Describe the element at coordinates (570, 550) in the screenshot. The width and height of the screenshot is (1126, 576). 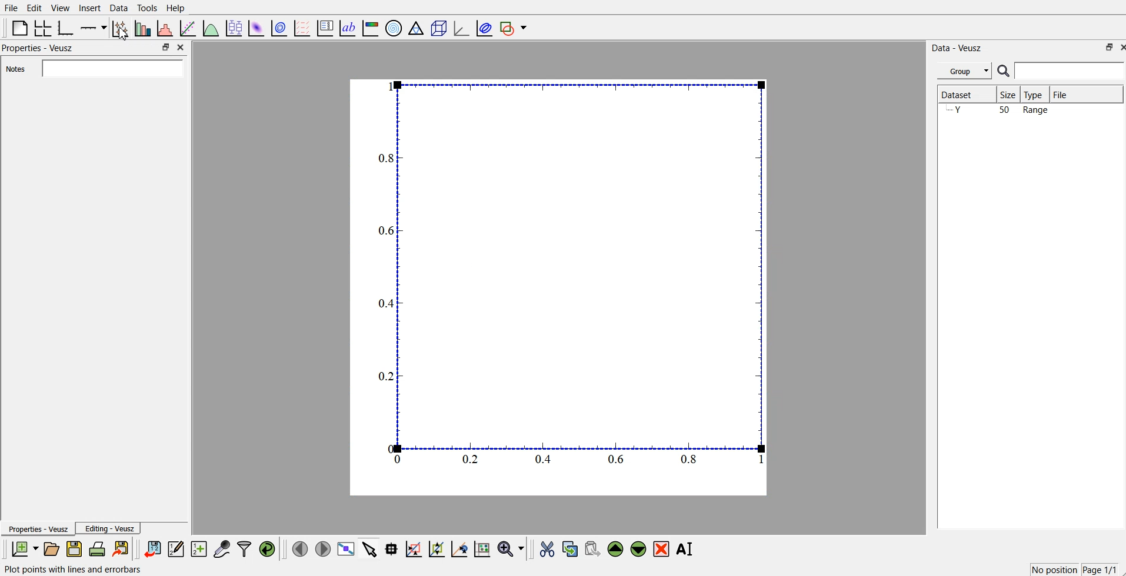
I see `copy the selected widgets` at that location.